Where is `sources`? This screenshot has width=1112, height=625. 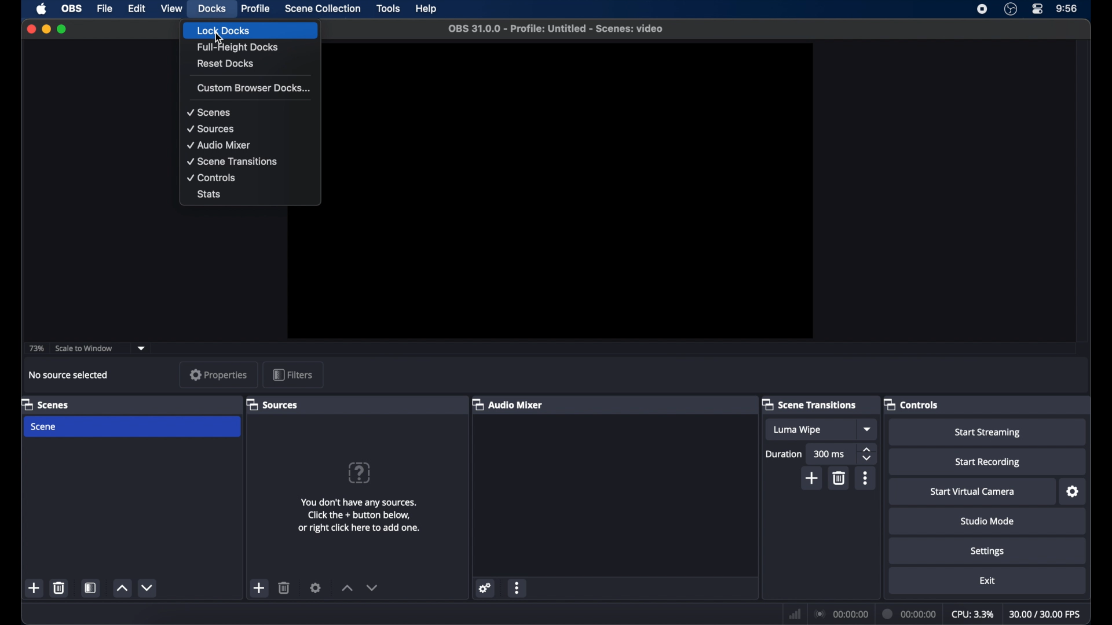
sources is located at coordinates (275, 405).